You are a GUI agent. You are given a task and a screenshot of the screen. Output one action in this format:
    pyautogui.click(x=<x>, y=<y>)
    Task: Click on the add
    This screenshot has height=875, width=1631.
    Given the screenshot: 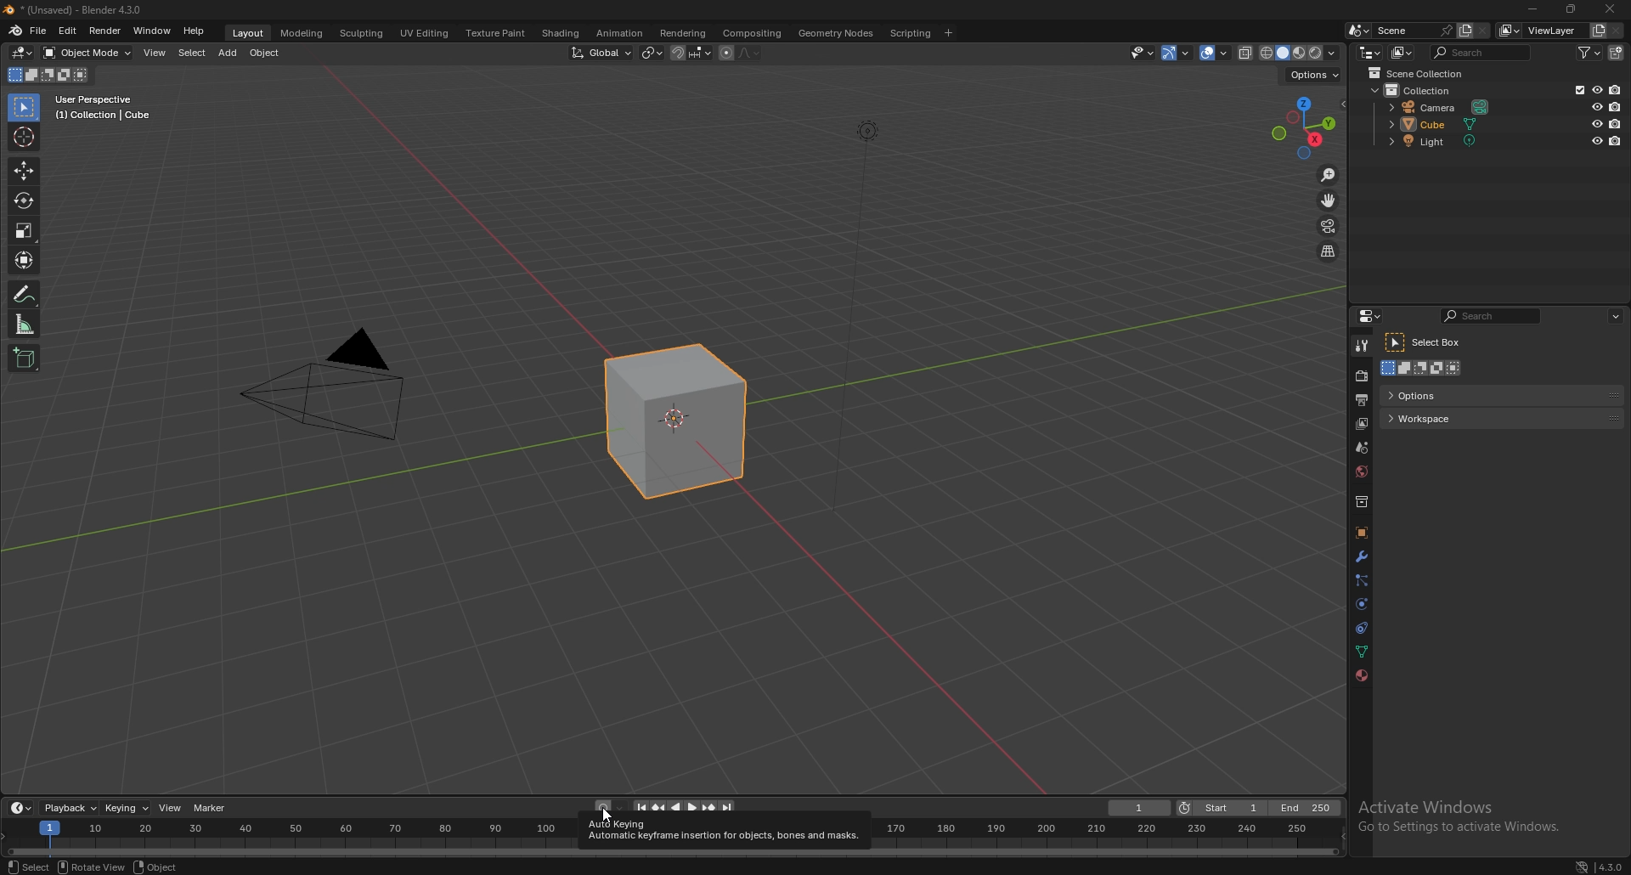 What is the action you would take?
    pyautogui.click(x=228, y=54)
    